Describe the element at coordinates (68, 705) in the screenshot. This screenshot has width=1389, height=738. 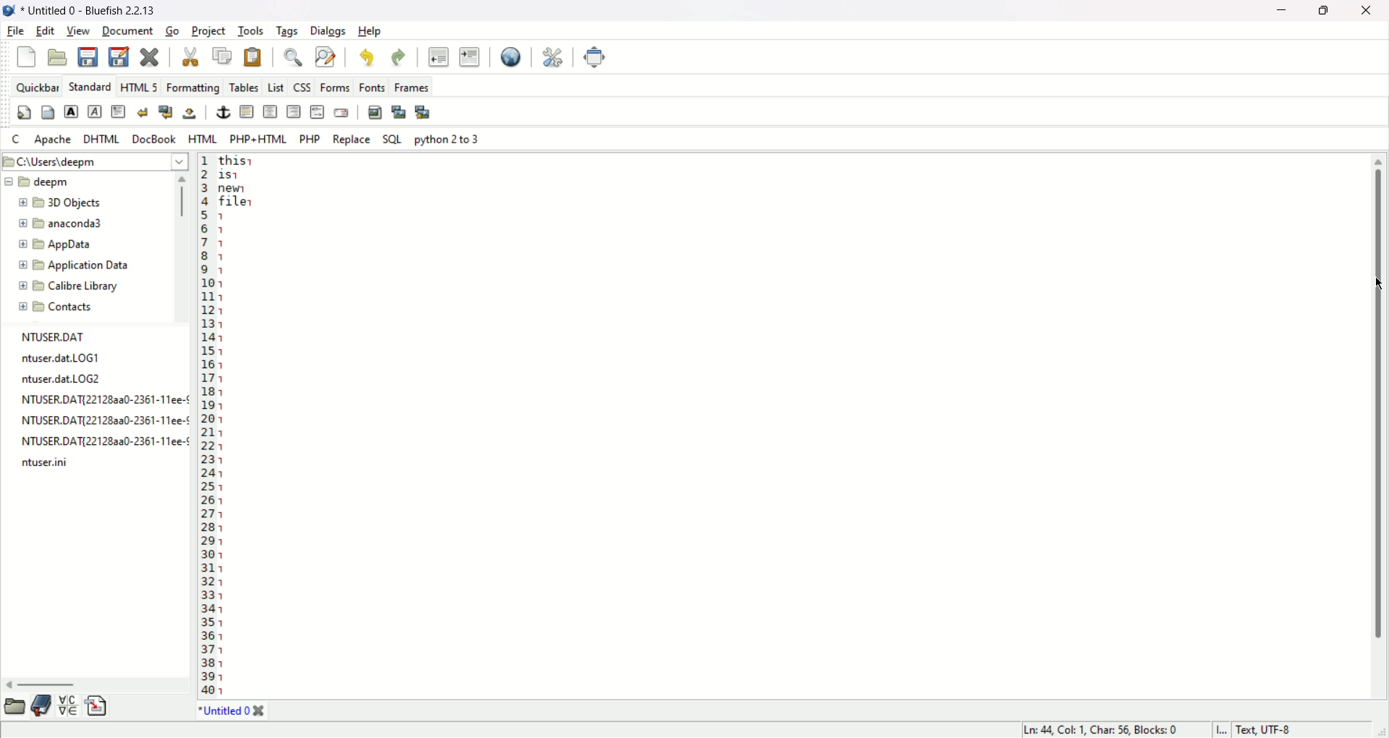
I see `charmap` at that location.